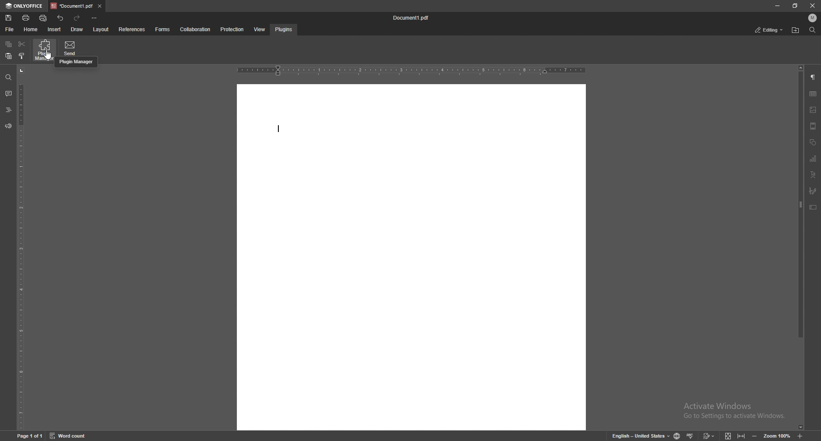 The width and height of the screenshot is (821, 441). Describe the element at coordinates (25, 435) in the screenshot. I see `Page 1 ` at that location.